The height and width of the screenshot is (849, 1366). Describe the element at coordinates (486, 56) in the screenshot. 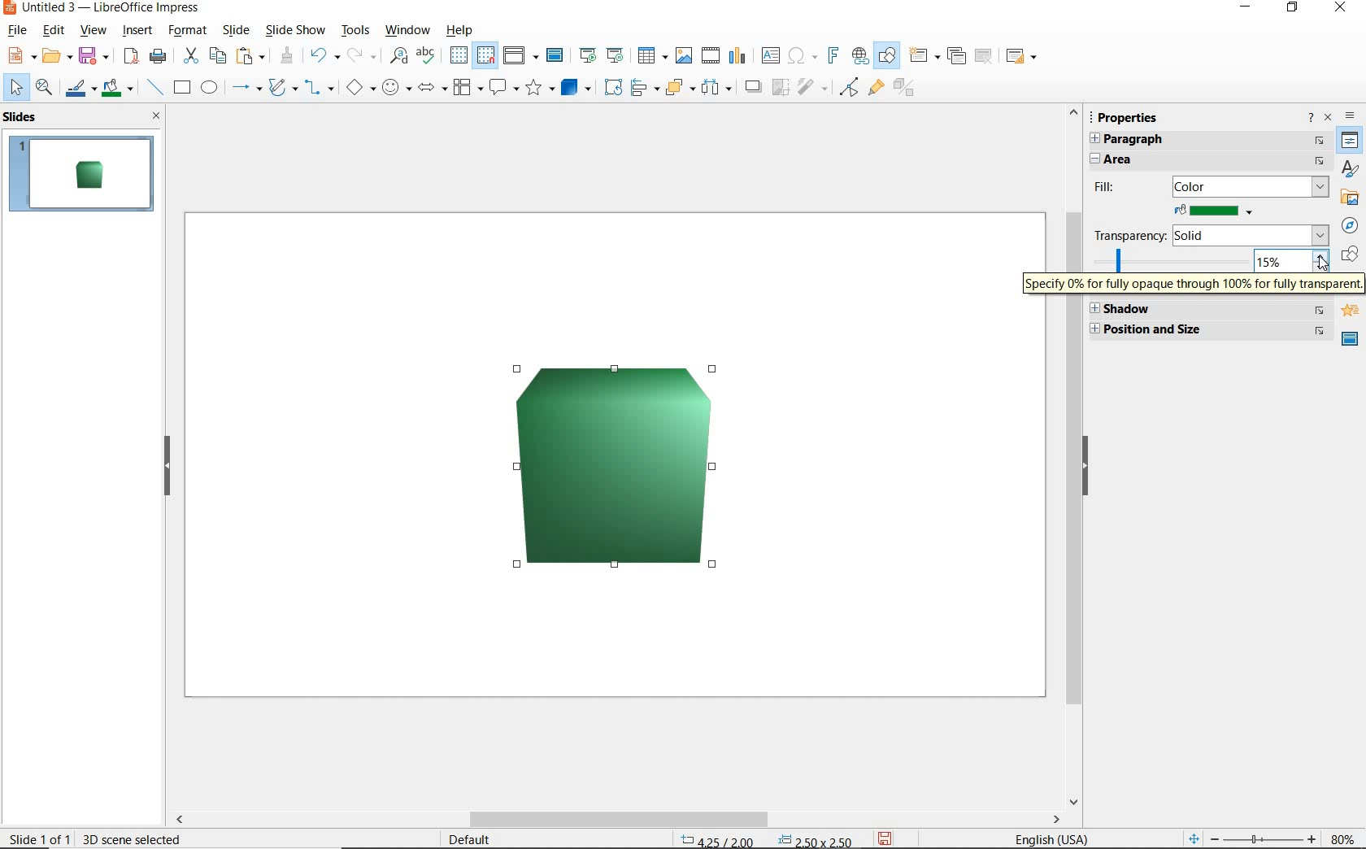

I see `snap to grid` at that location.